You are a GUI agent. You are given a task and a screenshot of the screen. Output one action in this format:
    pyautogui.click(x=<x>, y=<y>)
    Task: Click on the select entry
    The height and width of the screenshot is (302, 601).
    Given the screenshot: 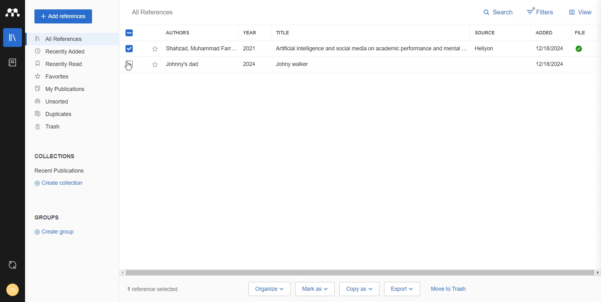 What is the action you would take?
    pyautogui.click(x=131, y=63)
    